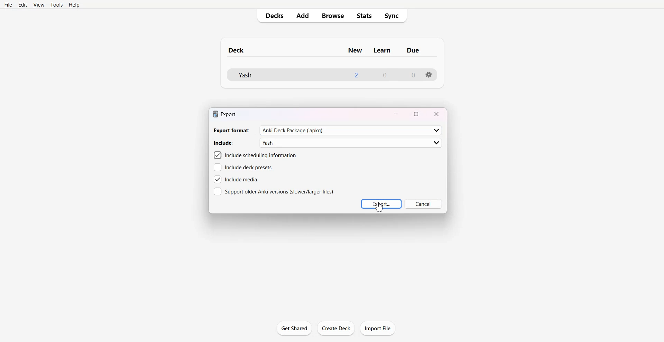 The height and width of the screenshot is (342, 664). I want to click on Create Deck, so click(336, 328).